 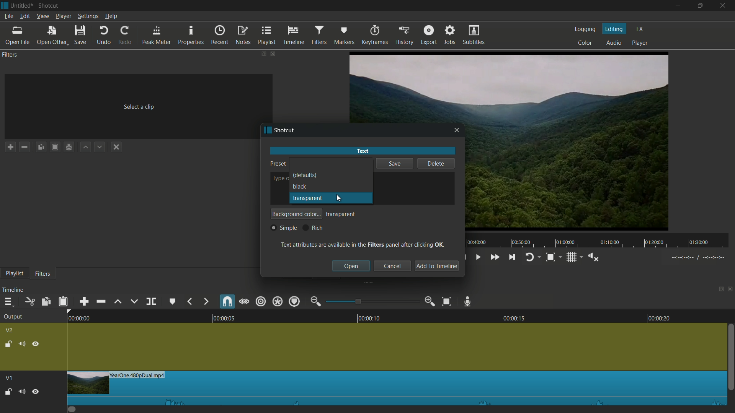 What do you see at coordinates (228, 302) in the screenshot?
I see `snap` at bounding box center [228, 302].